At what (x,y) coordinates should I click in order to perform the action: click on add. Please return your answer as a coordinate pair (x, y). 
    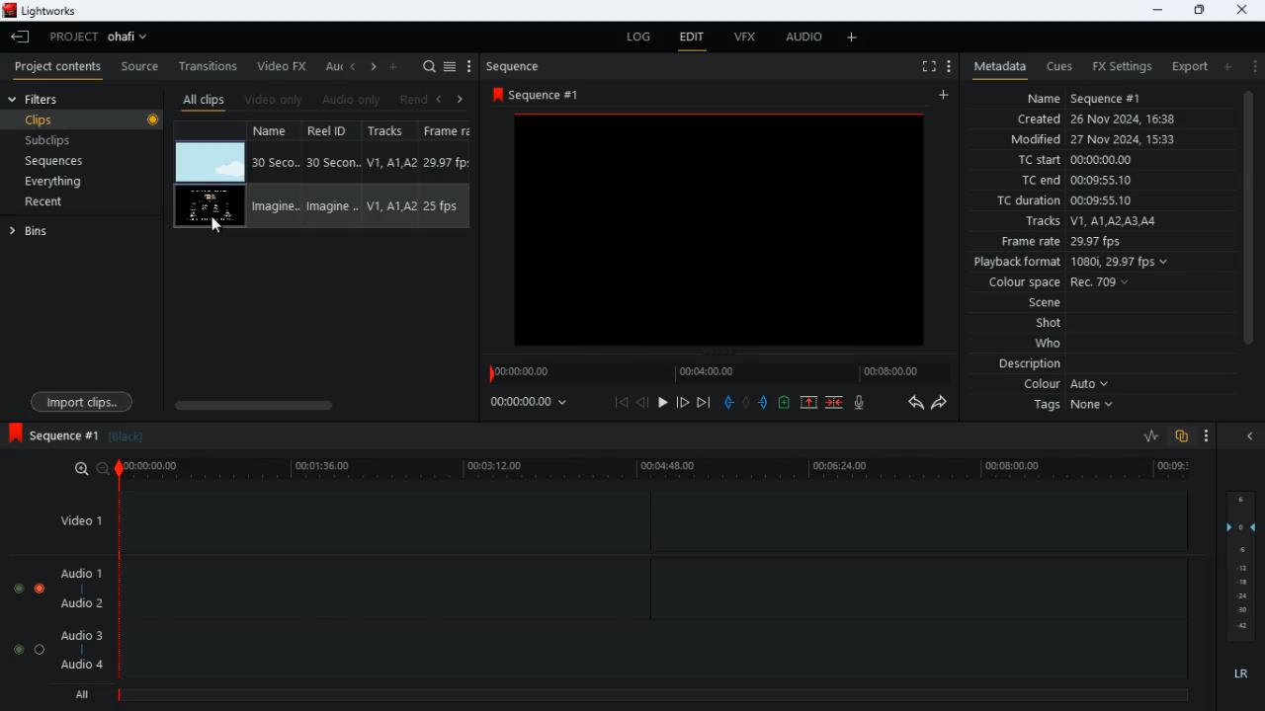
    Looking at the image, I should click on (397, 66).